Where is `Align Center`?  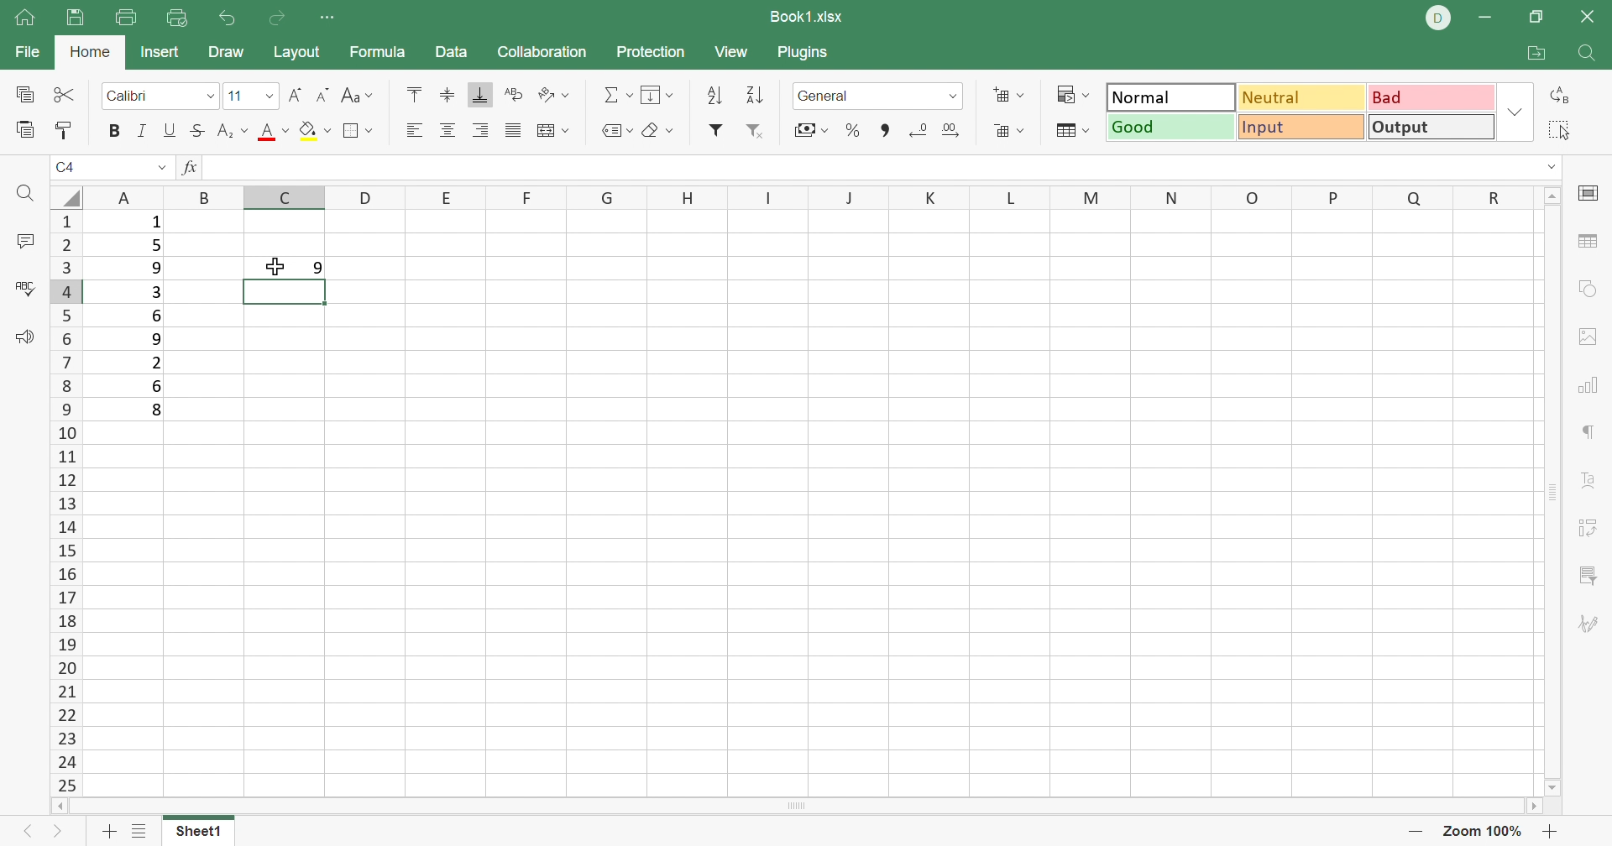
Align Center is located at coordinates (447, 130).